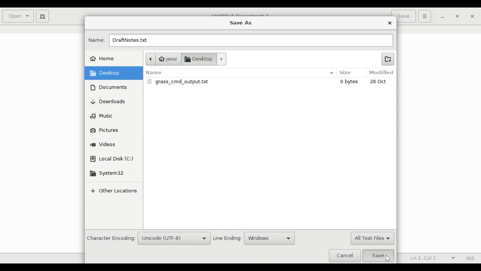  What do you see at coordinates (174, 239) in the screenshot?
I see `Unicode (UTF-8)` at bounding box center [174, 239].